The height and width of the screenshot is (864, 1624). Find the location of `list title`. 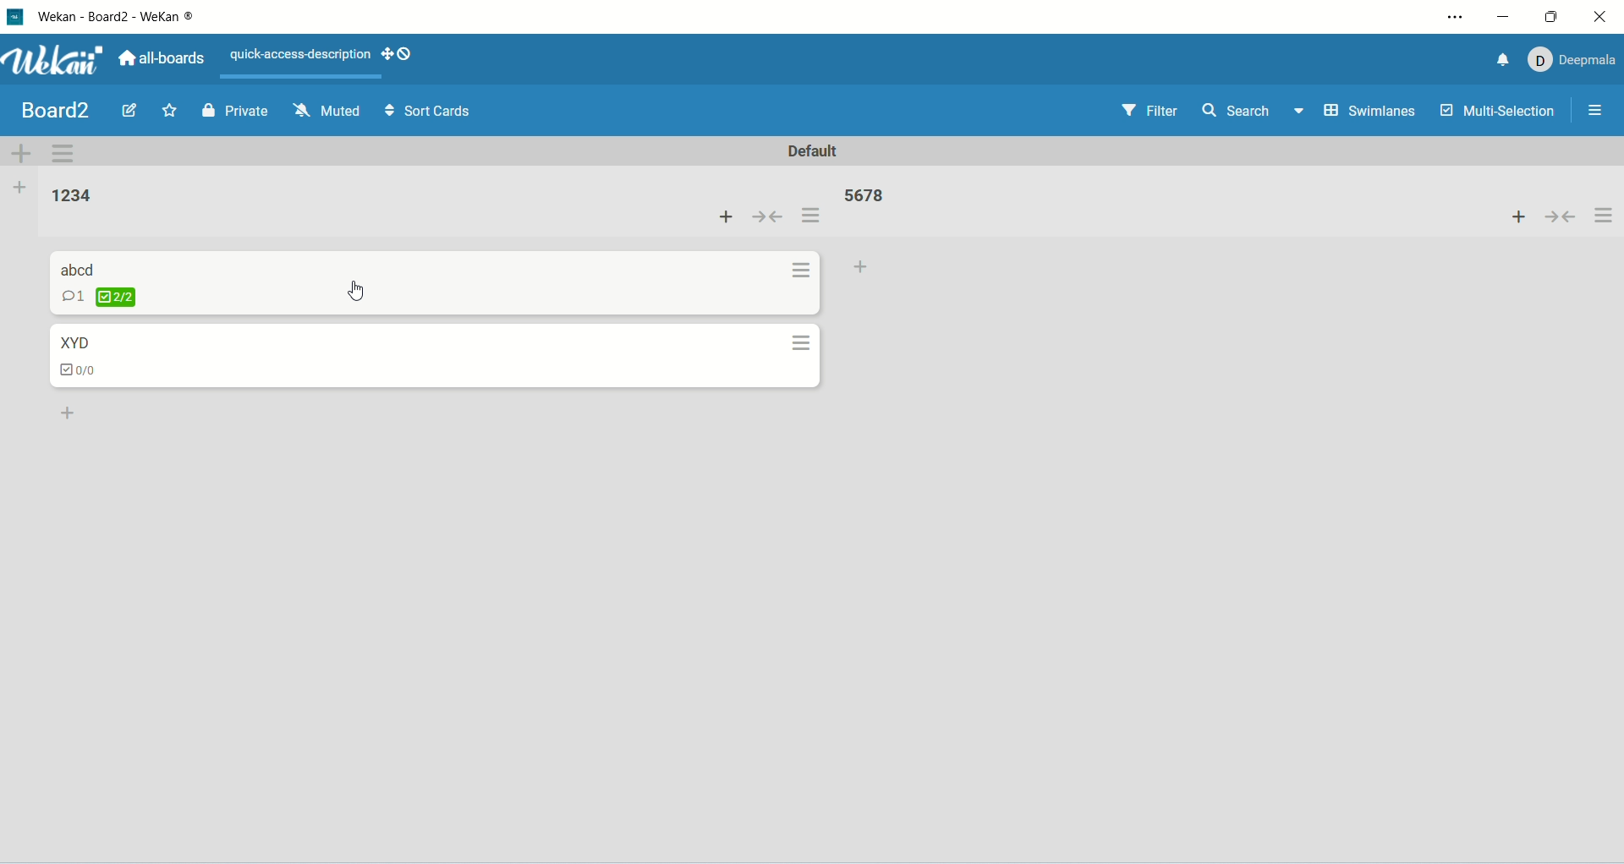

list title is located at coordinates (865, 198).